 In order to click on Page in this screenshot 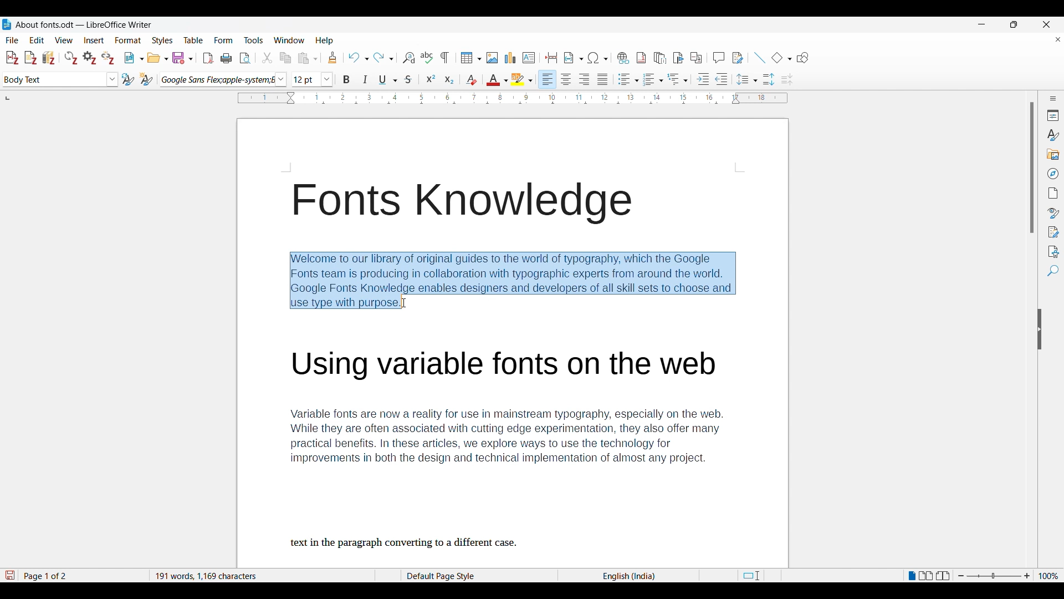, I will do `click(1053, 193)`.